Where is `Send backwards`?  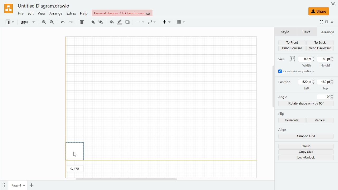
Send backwards is located at coordinates (320, 48).